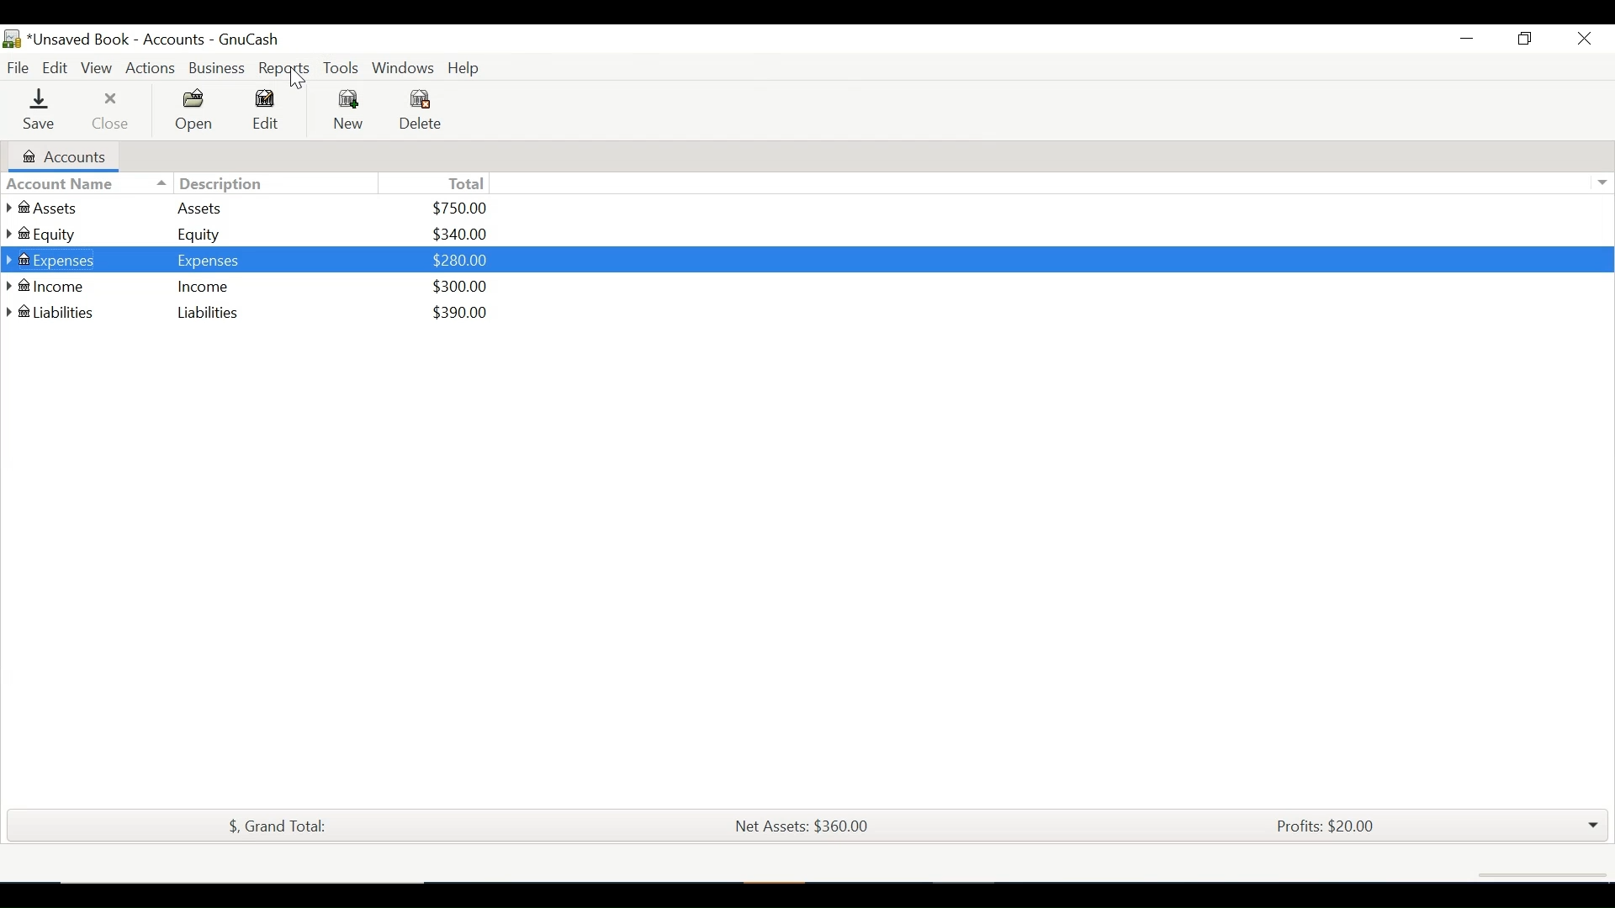 The image size is (1615, 908). What do you see at coordinates (257, 284) in the screenshot?
I see `@ Income Income $300.00` at bounding box center [257, 284].